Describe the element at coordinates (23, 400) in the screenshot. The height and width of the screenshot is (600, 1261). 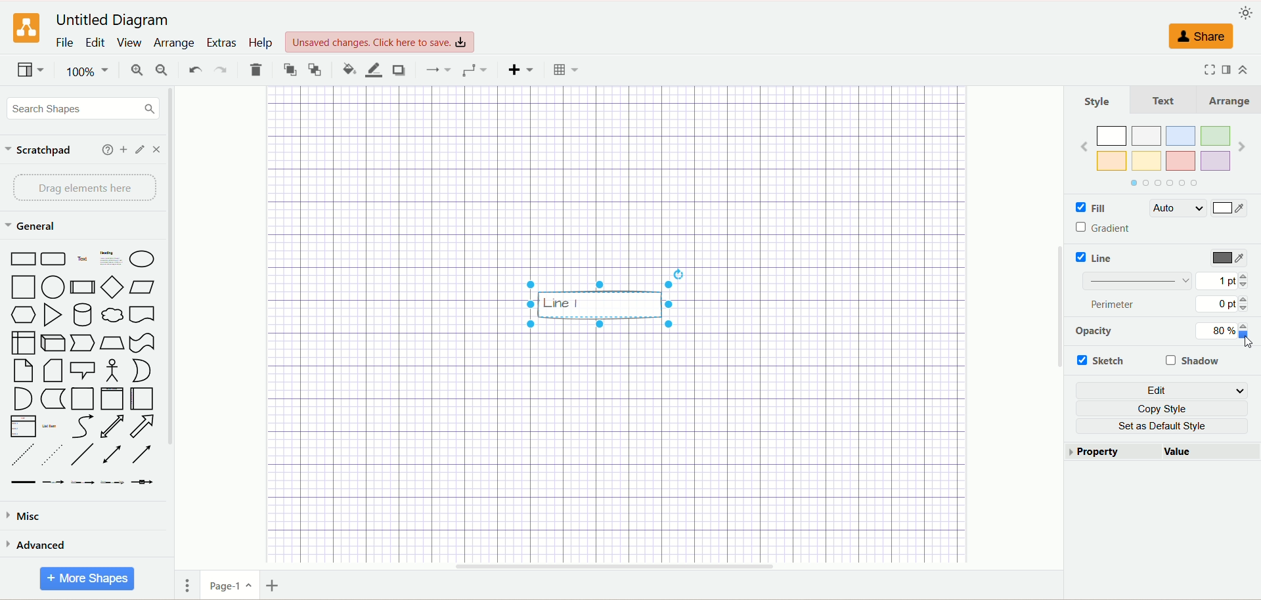
I see `And` at that location.